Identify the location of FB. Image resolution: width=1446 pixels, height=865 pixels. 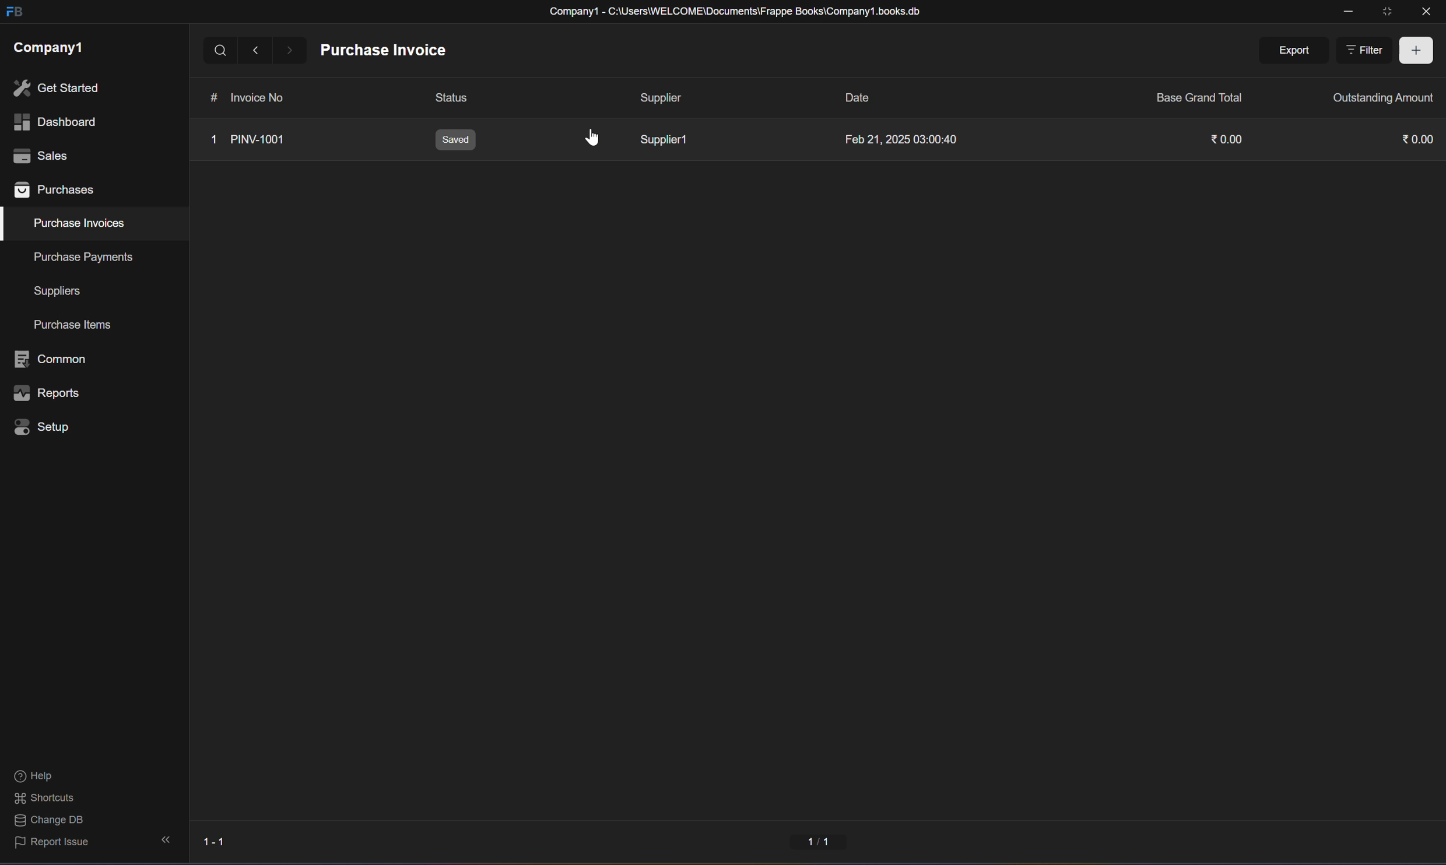
(13, 13).